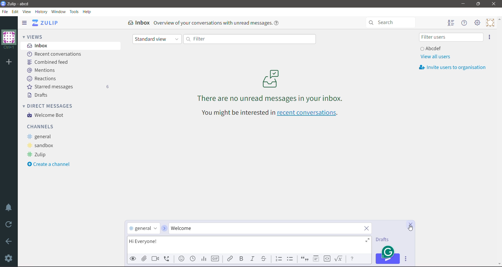 This screenshot has height=267, width=502. Describe the element at coordinates (51, 165) in the screenshot. I see `Create a Channel` at that location.